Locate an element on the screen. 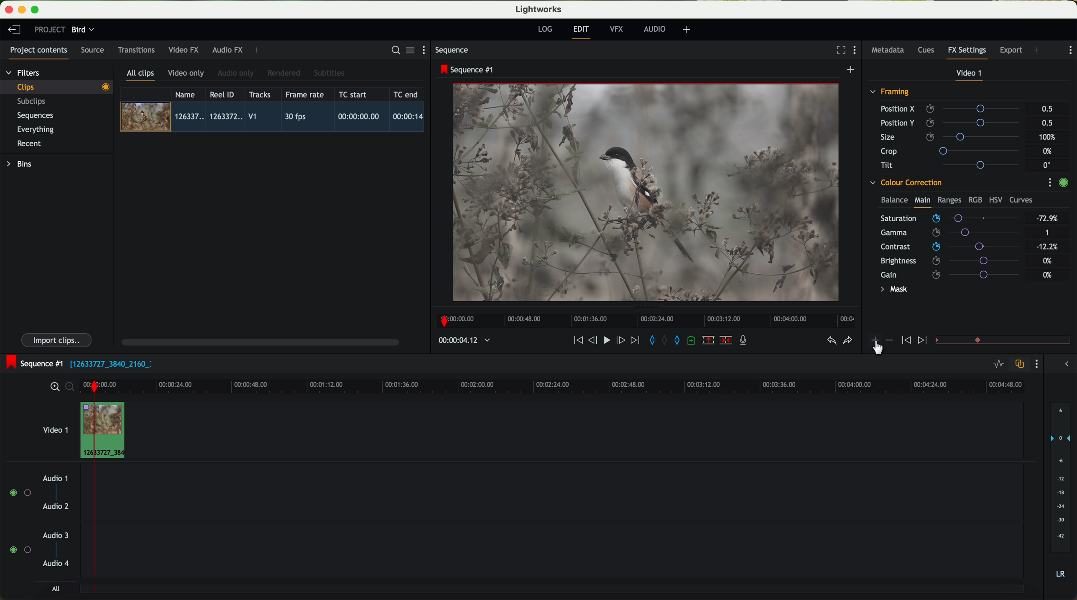  audio FX is located at coordinates (228, 49).